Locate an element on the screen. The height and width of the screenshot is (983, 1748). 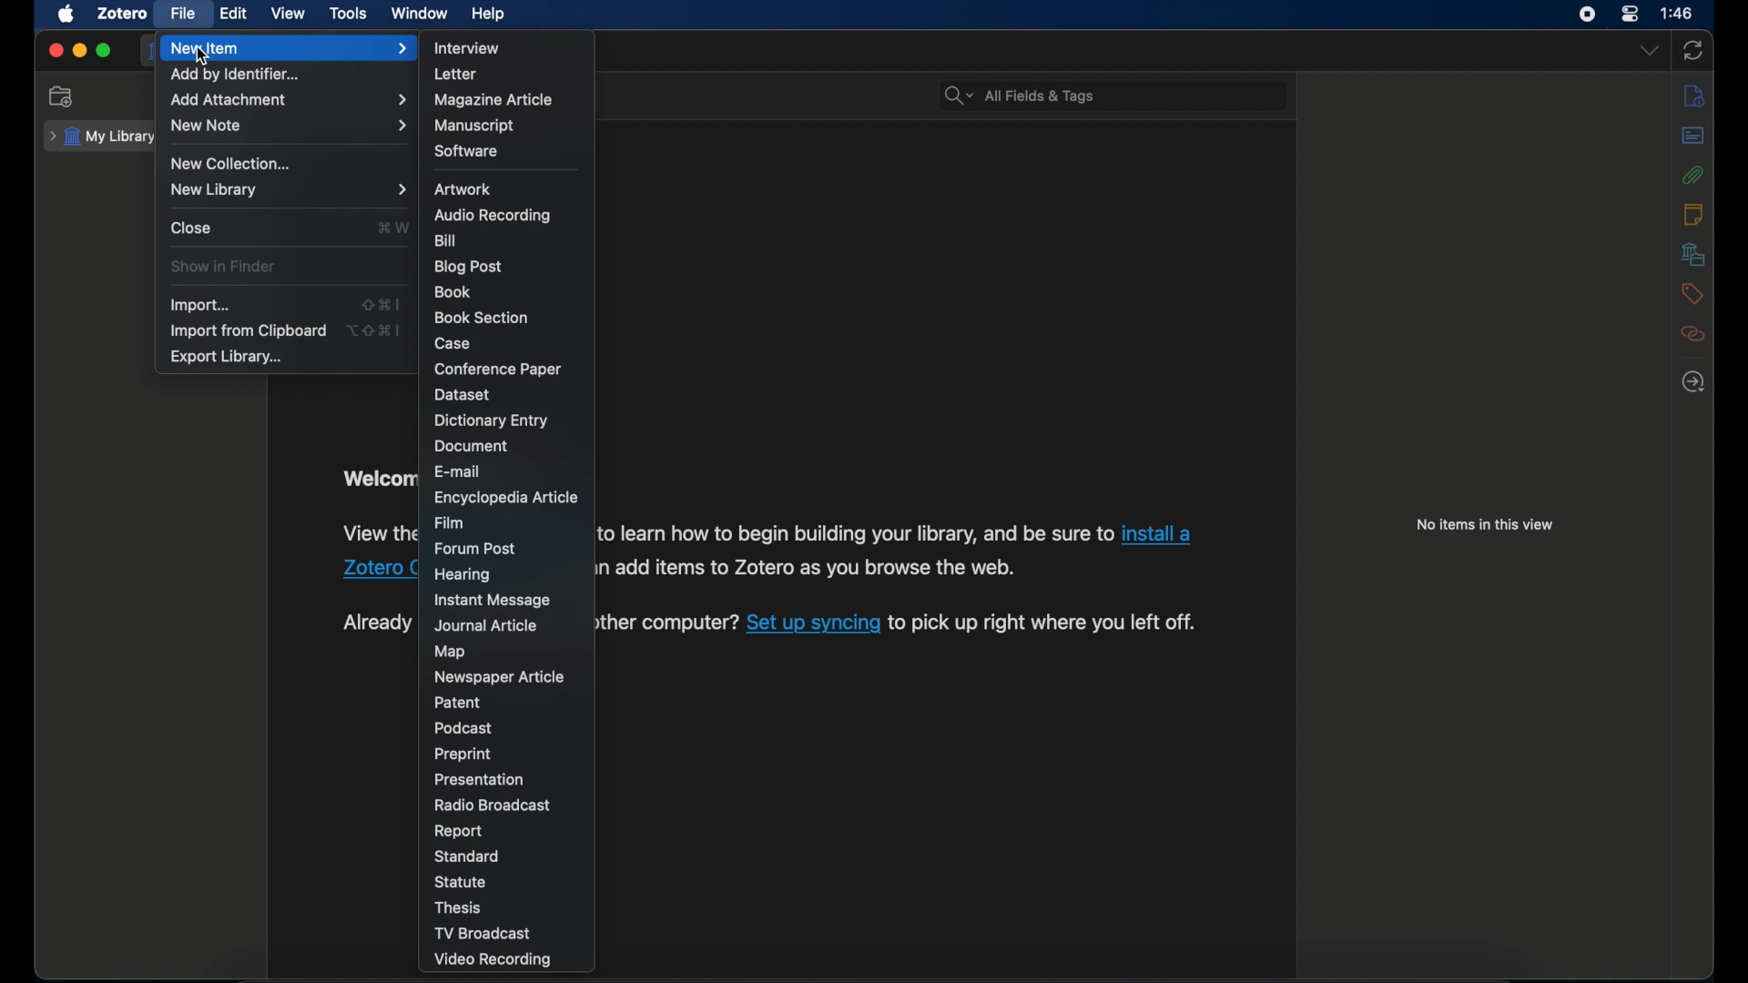
presentation is located at coordinates (480, 779).